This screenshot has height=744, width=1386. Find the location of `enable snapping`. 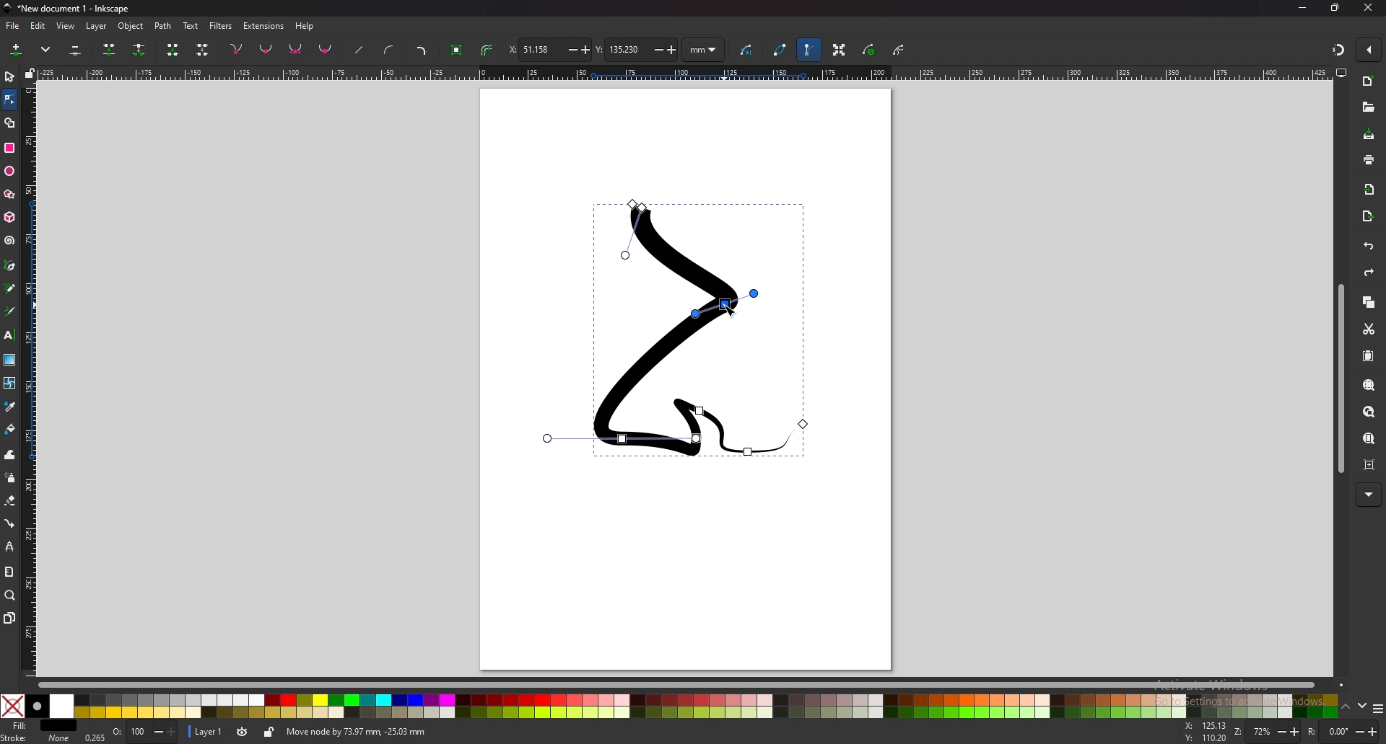

enable snapping is located at coordinates (1370, 50).